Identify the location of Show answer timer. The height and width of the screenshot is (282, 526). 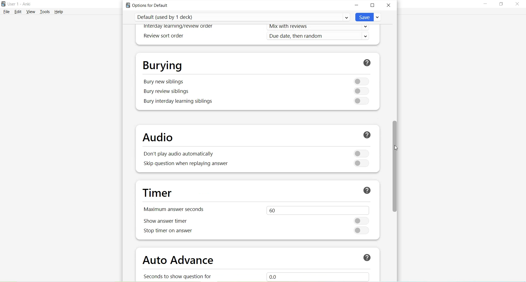
(168, 221).